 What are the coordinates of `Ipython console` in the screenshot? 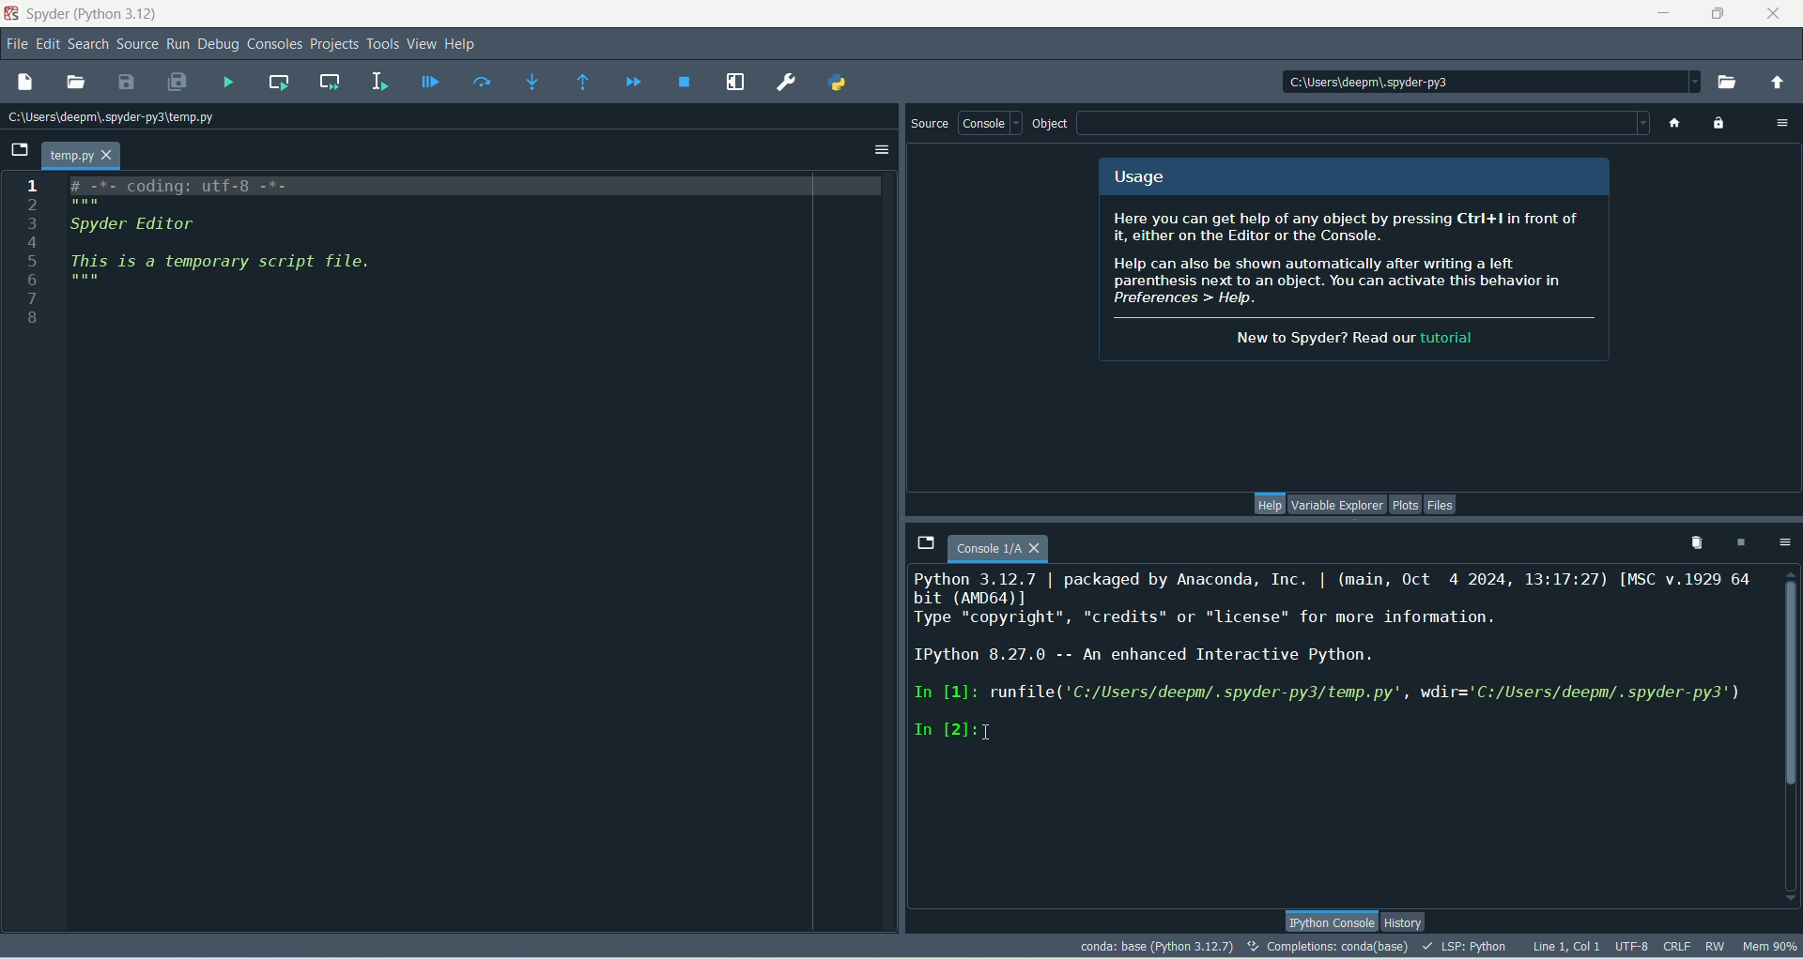 It's located at (1330, 919).